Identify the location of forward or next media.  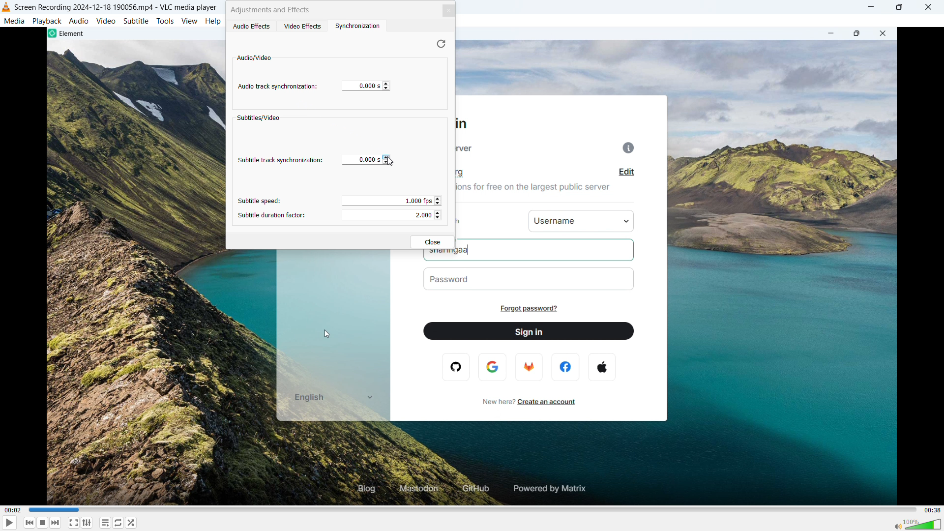
(56, 523).